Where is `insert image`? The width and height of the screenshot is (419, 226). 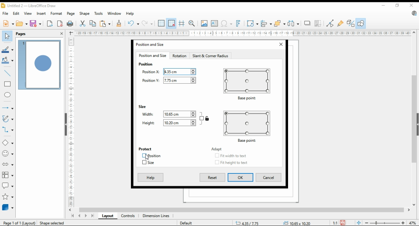 insert image is located at coordinates (204, 23).